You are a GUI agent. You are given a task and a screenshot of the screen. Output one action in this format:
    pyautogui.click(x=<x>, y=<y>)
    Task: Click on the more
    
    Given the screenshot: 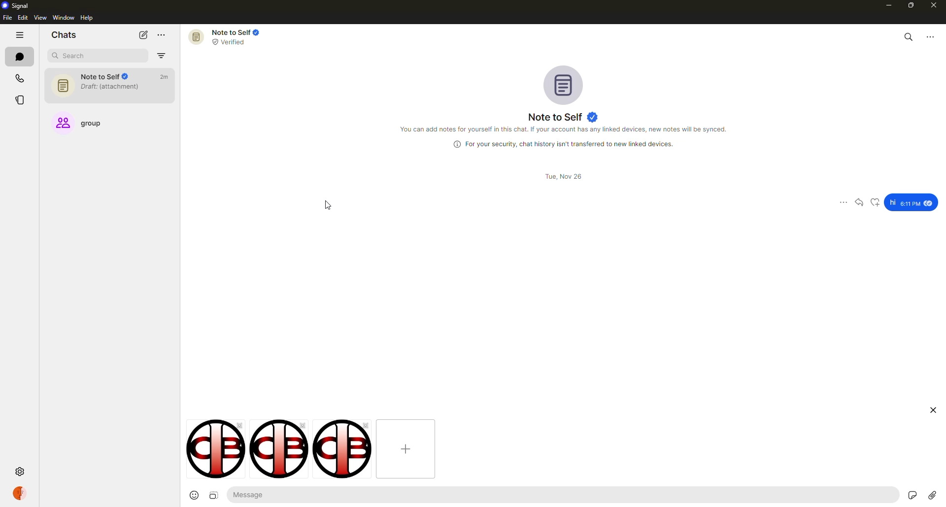 What is the action you would take?
    pyautogui.click(x=163, y=35)
    